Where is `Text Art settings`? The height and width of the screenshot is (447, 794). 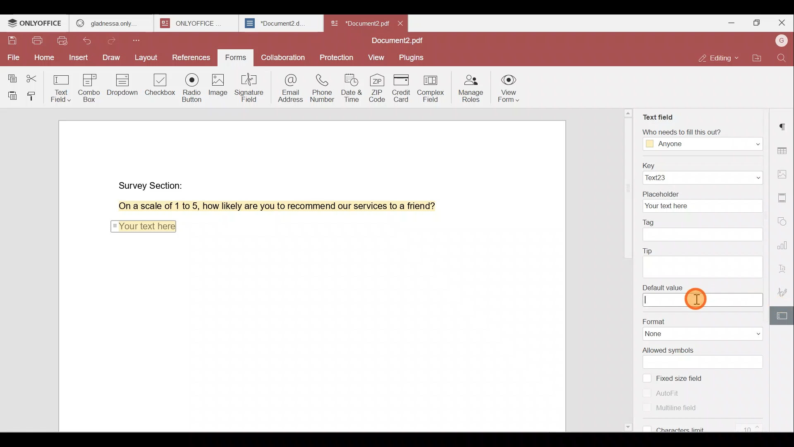 Text Art settings is located at coordinates (784, 267).